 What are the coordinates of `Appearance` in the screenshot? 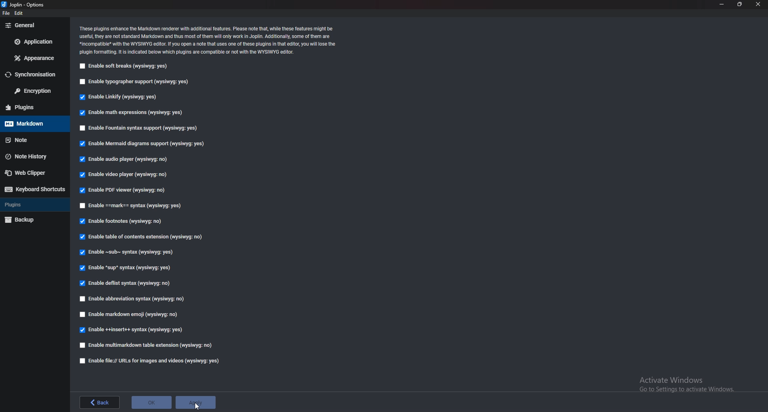 It's located at (32, 58).